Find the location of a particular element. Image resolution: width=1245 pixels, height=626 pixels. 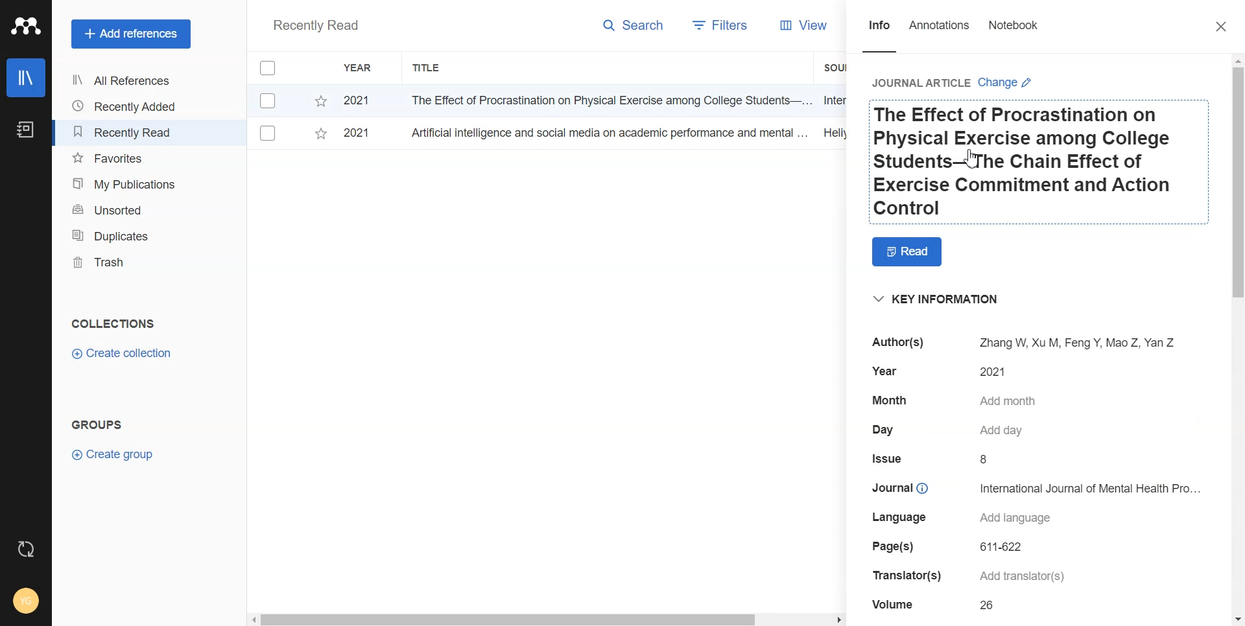

Artificial intelligence and social media on academic performance and mental ... is located at coordinates (607, 132).